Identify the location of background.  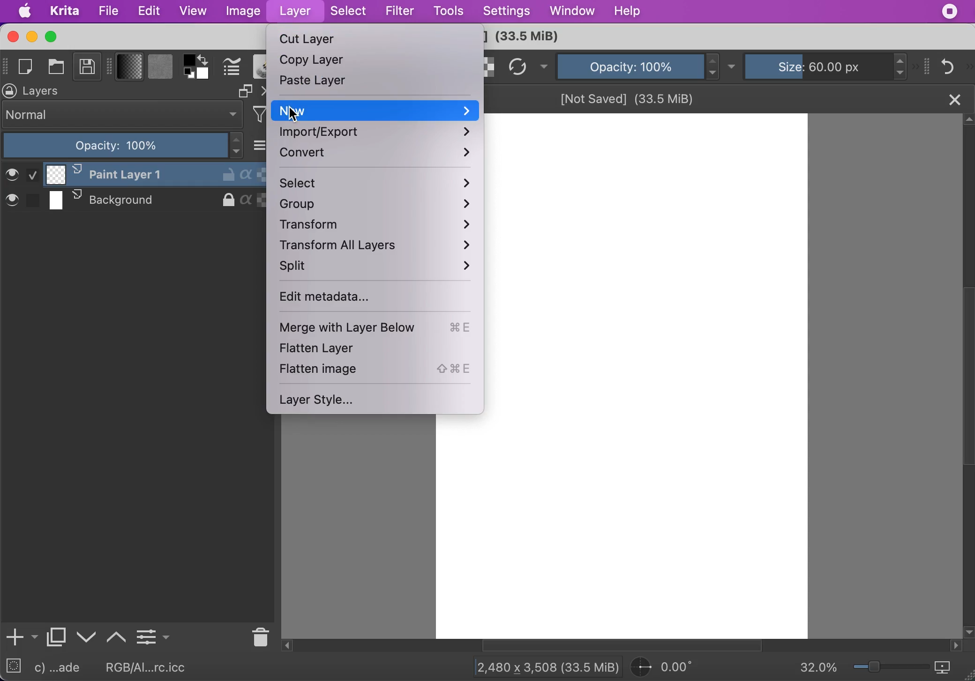
(133, 201).